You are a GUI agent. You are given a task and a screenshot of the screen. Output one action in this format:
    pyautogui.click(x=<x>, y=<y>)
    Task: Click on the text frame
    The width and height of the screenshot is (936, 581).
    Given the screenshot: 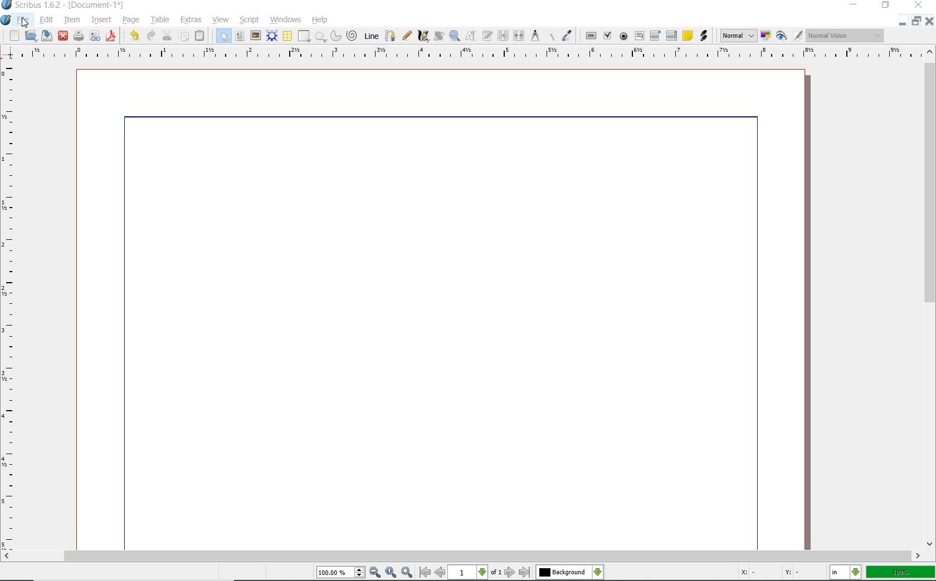 What is the action you would take?
    pyautogui.click(x=240, y=36)
    